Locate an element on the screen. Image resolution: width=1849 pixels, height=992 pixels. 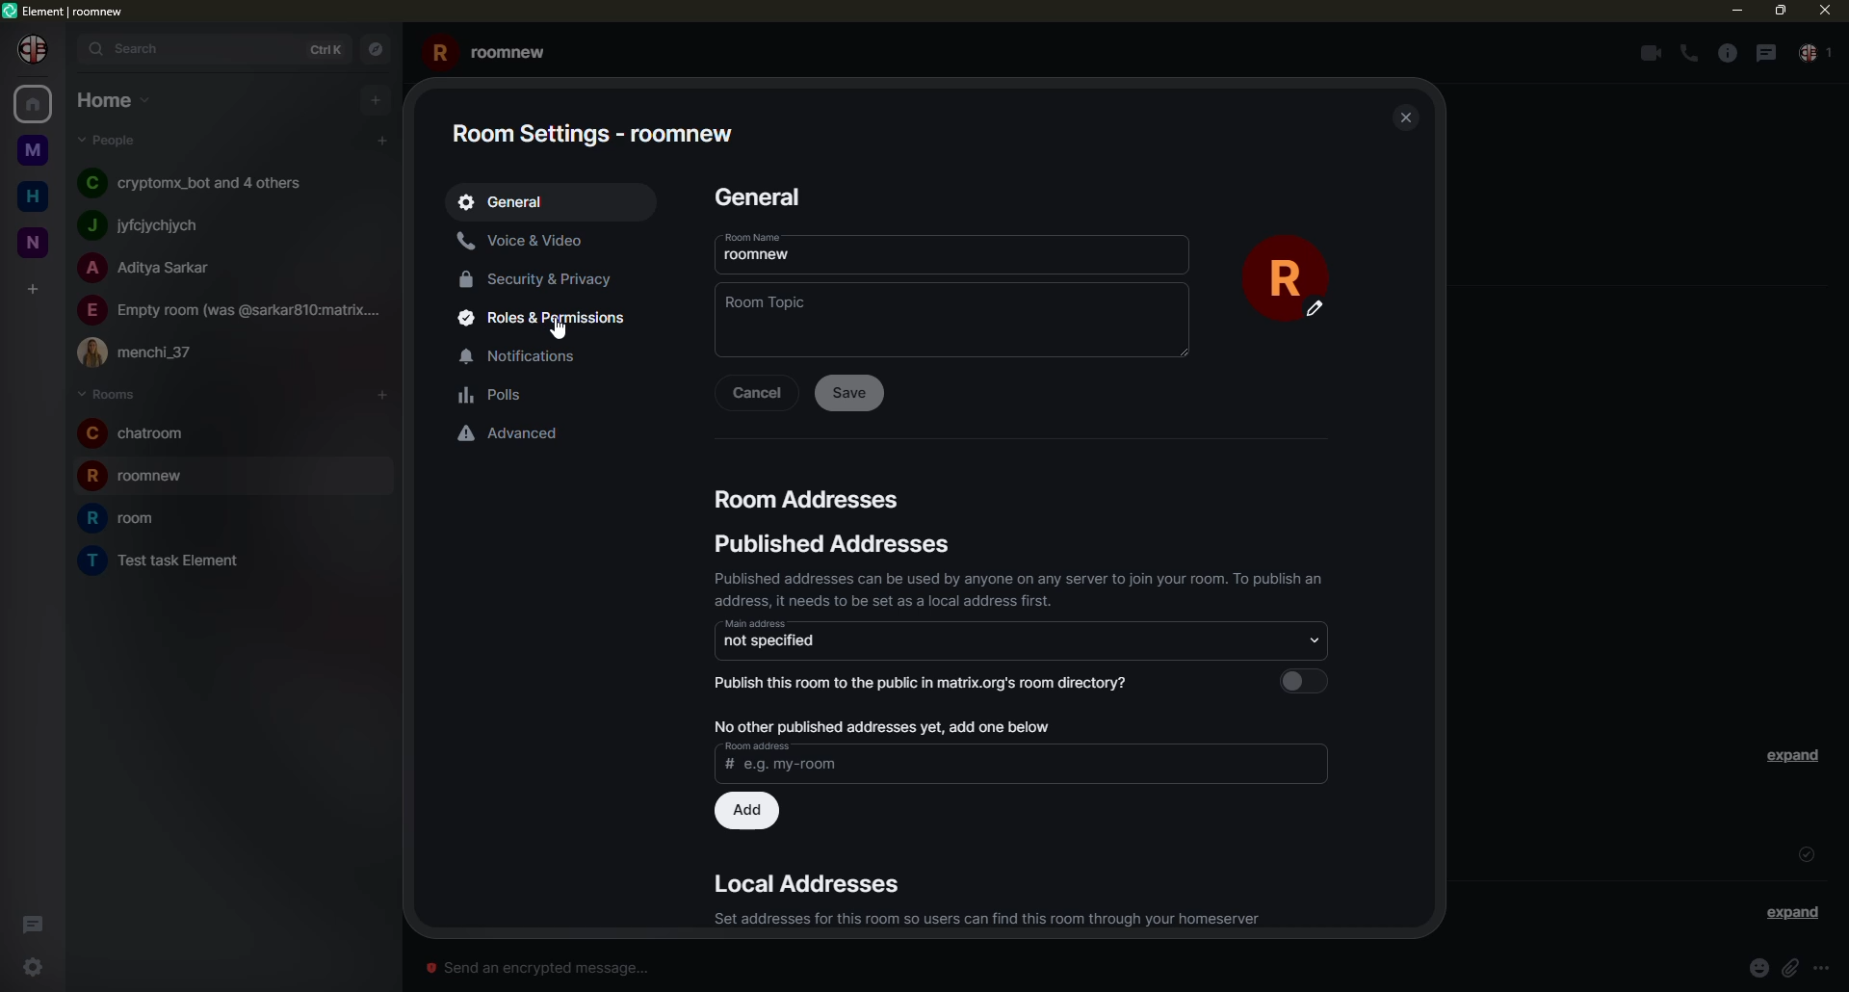
rooms is located at coordinates (107, 393).